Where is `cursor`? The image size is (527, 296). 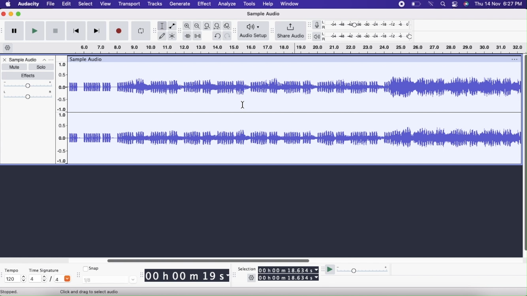
cursor is located at coordinates (245, 104).